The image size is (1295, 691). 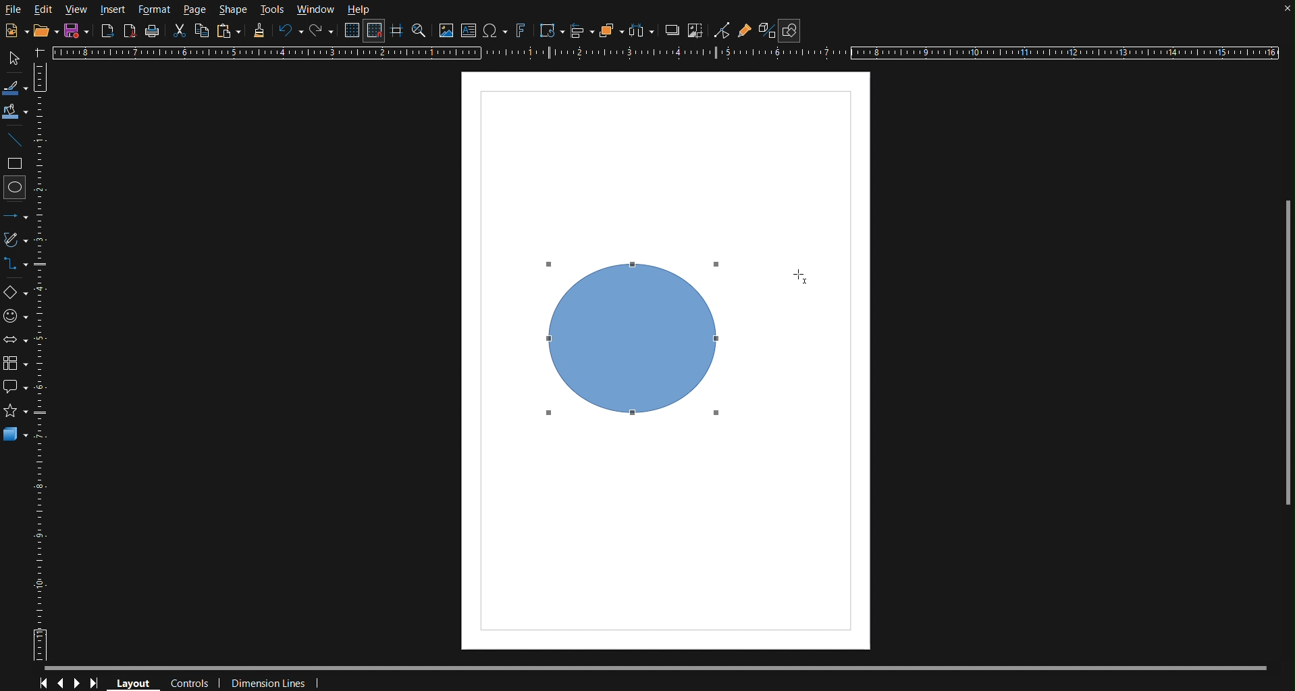 What do you see at coordinates (609, 30) in the screenshot?
I see `Arrange` at bounding box center [609, 30].